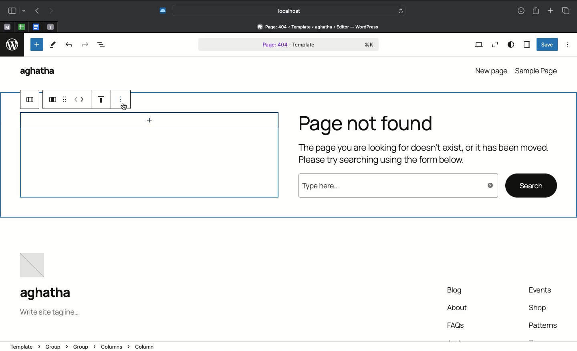 This screenshot has width=577, height=351. I want to click on Events, so click(544, 290).